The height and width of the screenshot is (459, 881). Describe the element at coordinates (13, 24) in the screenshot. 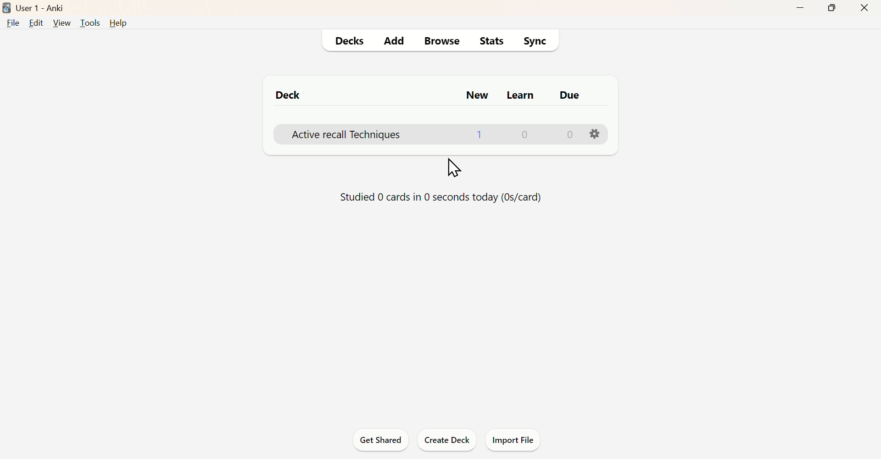

I see `File` at that location.